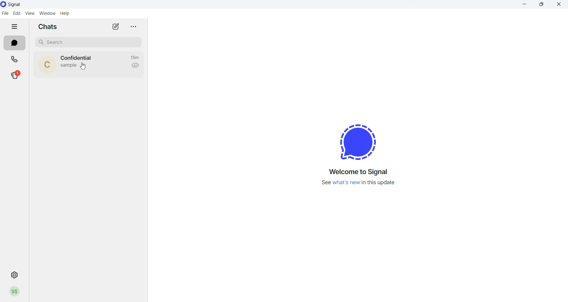 This screenshot has width=568, height=302. What do you see at coordinates (13, 275) in the screenshot?
I see `settings ` at bounding box center [13, 275].